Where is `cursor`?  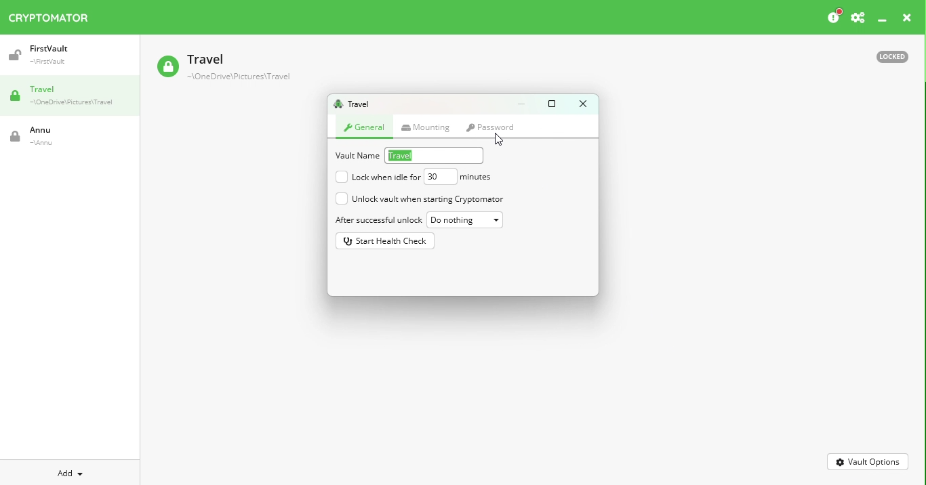 cursor is located at coordinates (500, 140).